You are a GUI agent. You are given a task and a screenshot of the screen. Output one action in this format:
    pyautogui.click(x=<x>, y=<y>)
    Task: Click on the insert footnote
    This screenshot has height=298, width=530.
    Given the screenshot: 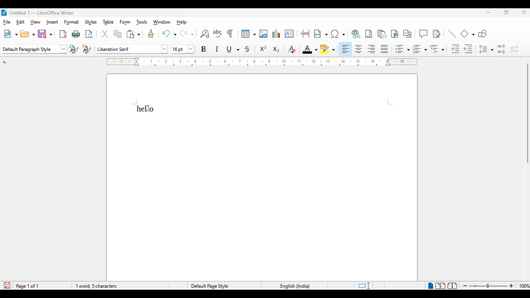 What is the action you would take?
    pyautogui.click(x=369, y=34)
    